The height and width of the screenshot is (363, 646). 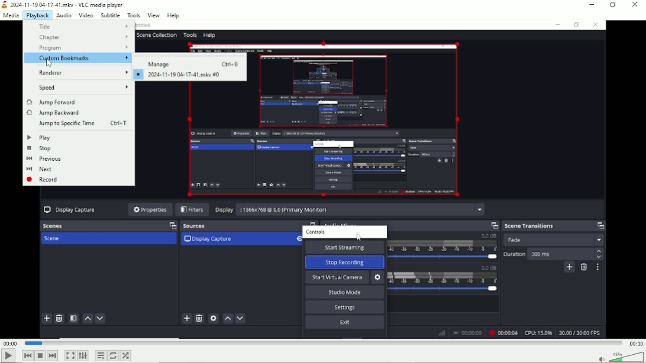 I want to click on View, so click(x=153, y=15).